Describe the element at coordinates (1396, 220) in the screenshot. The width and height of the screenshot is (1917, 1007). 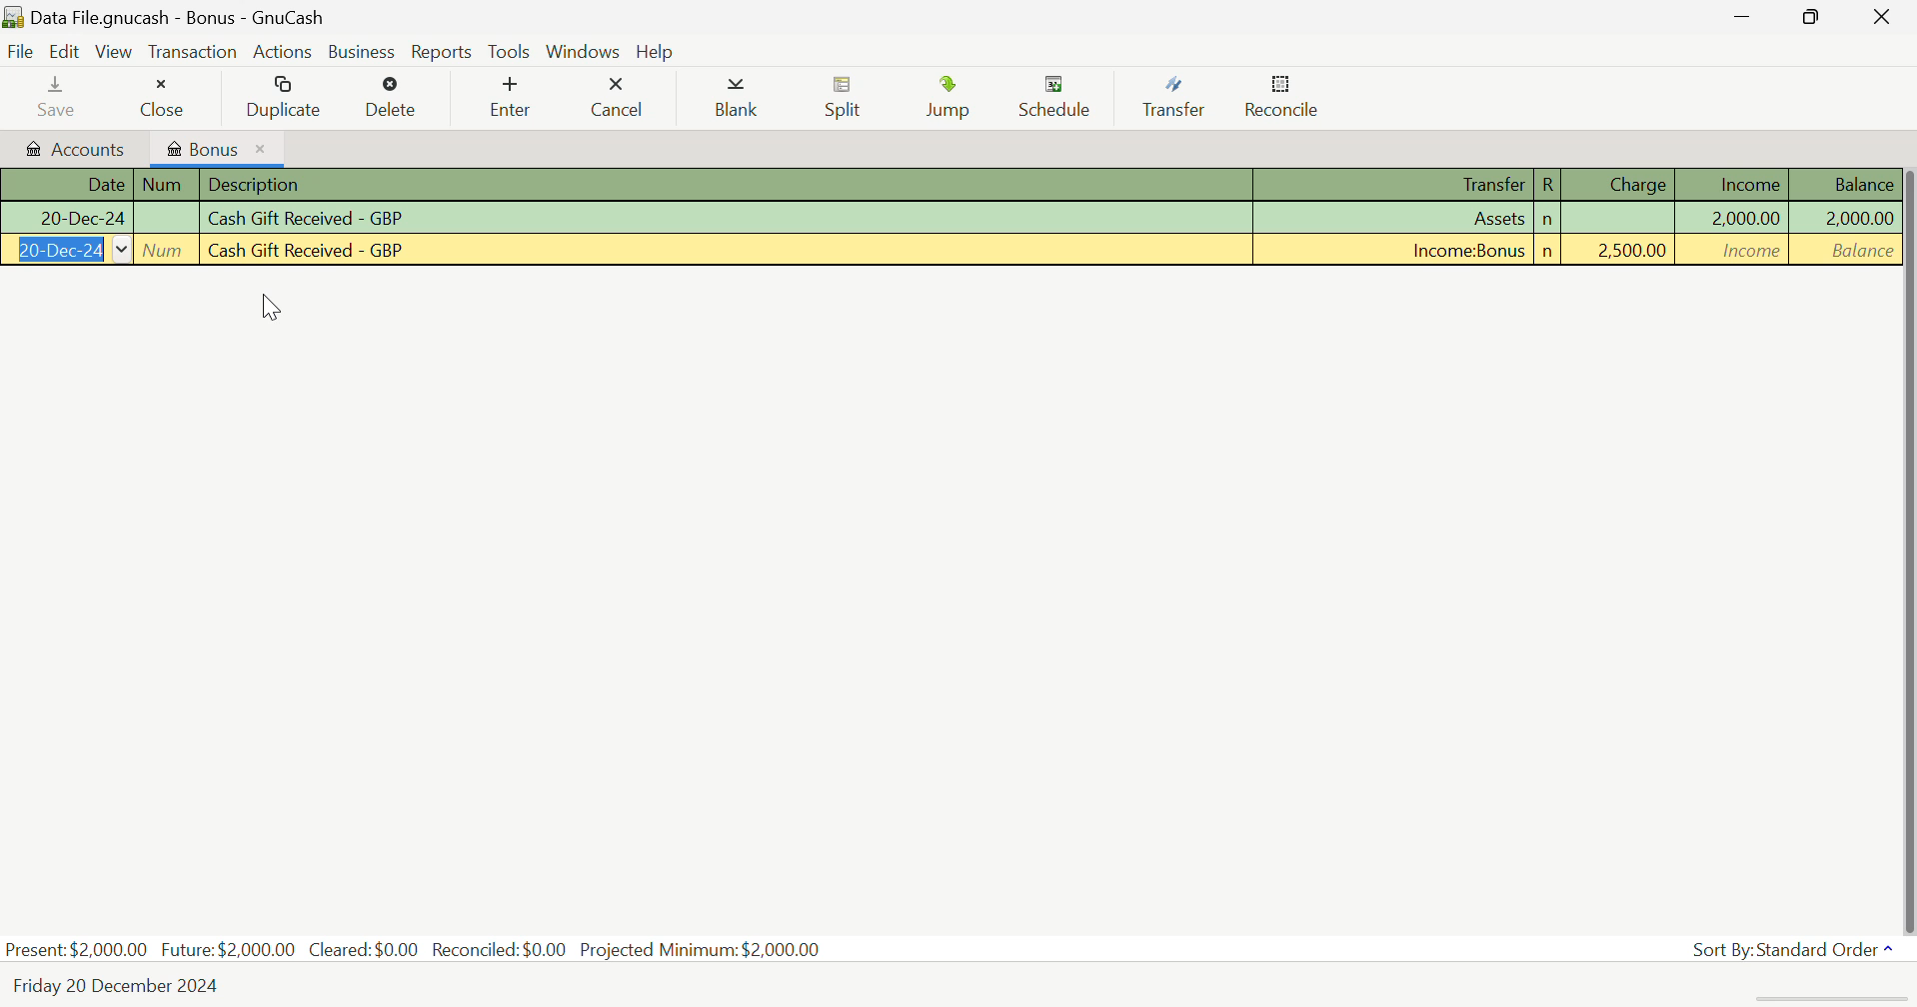
I see `Assets` at that location.